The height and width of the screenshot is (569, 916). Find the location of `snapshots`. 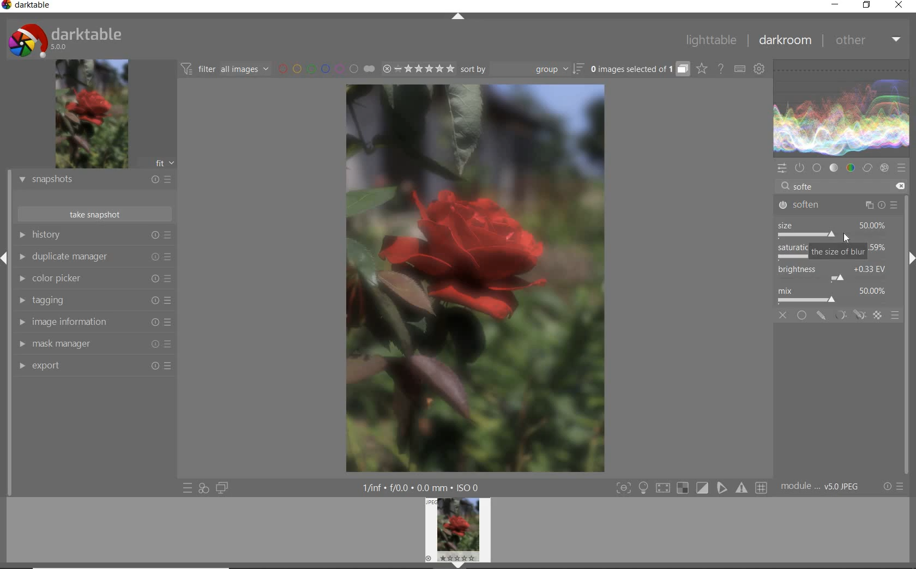

snapshots is located at coordinates (94, 180).